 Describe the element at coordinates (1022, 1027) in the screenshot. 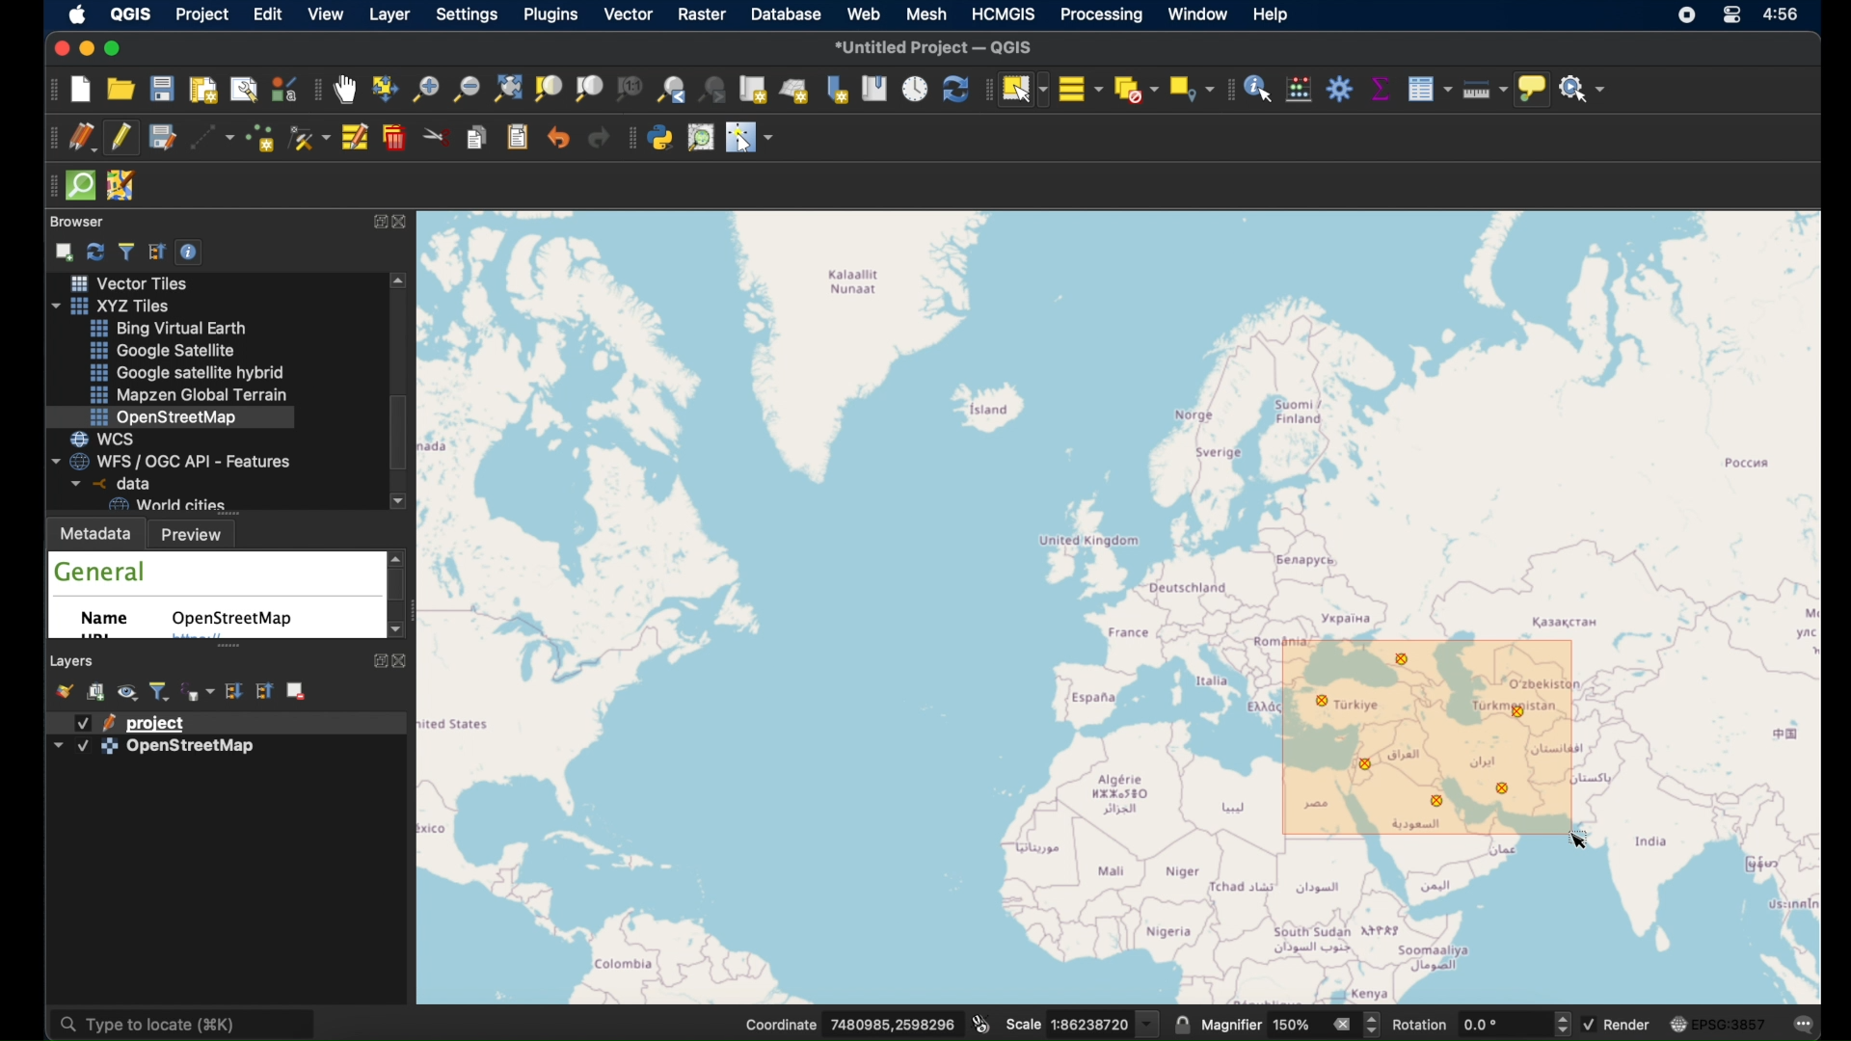

I see `scale` at that location.